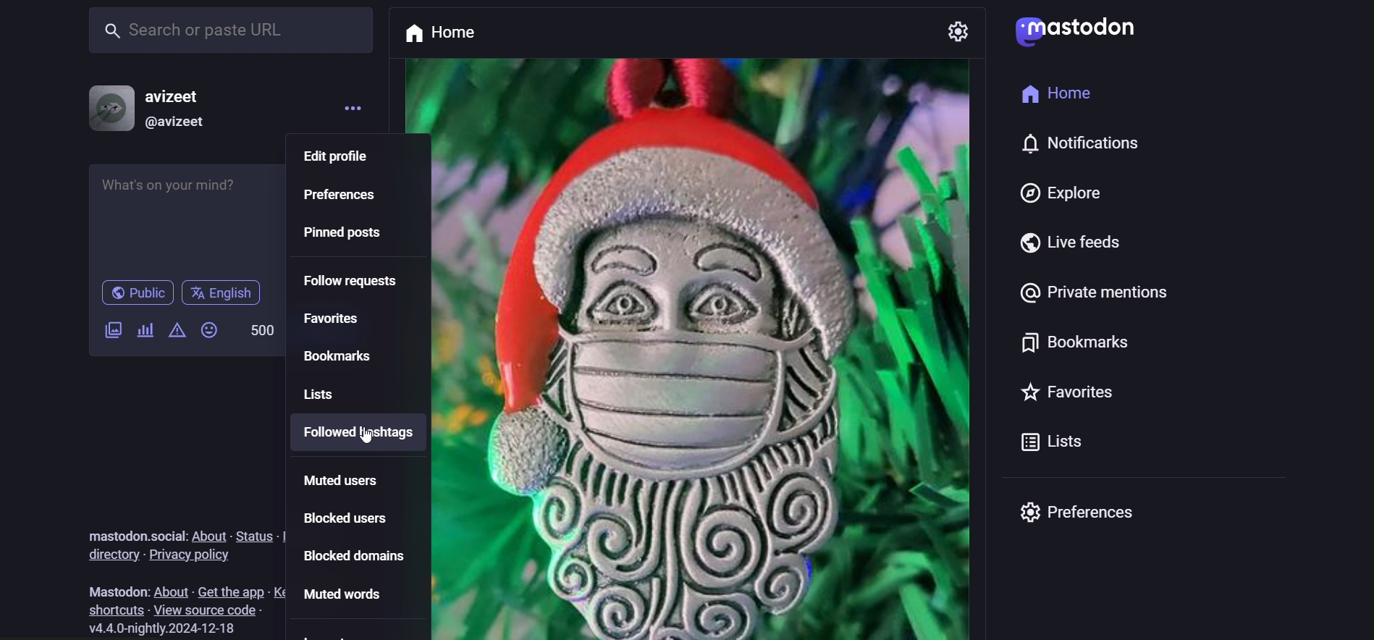 The image size is (1374, 640). I want to click on search or paste URL, so click(225, 32).